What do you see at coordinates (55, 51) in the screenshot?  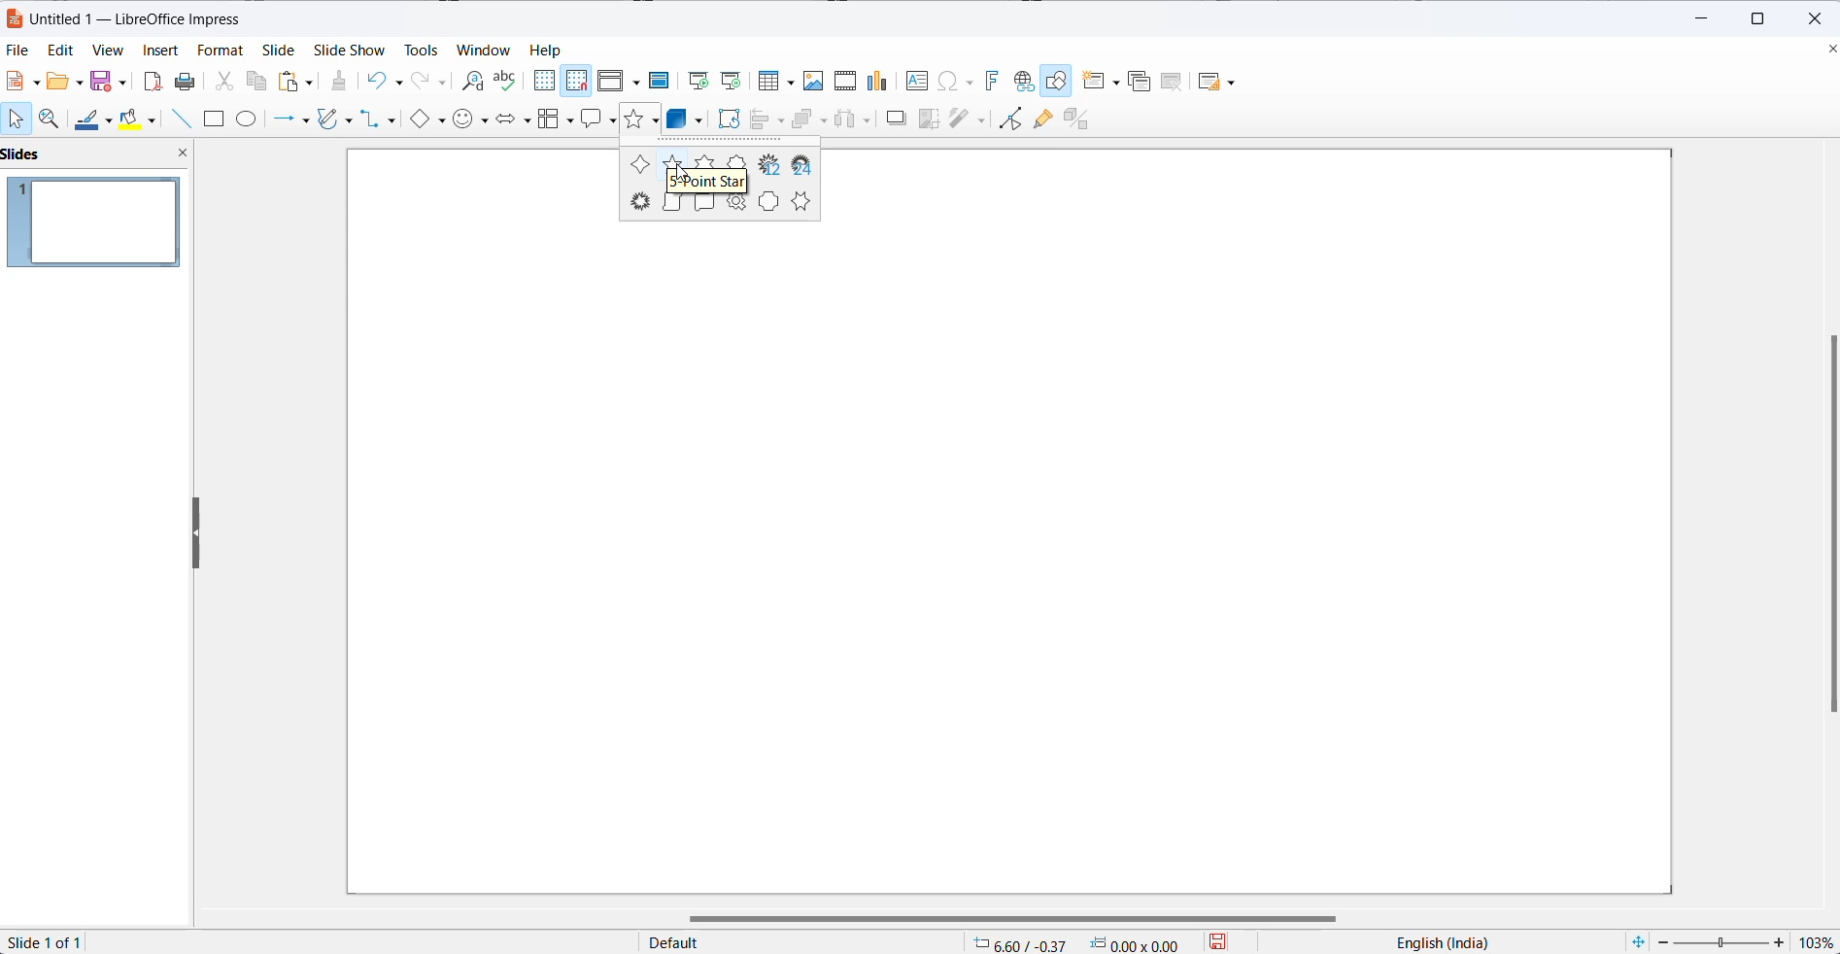 I see `edit` at bounding box center [55, 51].